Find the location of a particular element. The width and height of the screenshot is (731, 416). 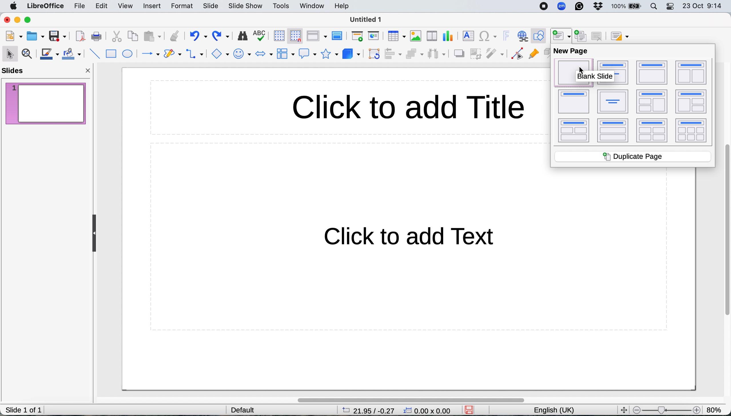

text color is located at coordinates (49, 54).